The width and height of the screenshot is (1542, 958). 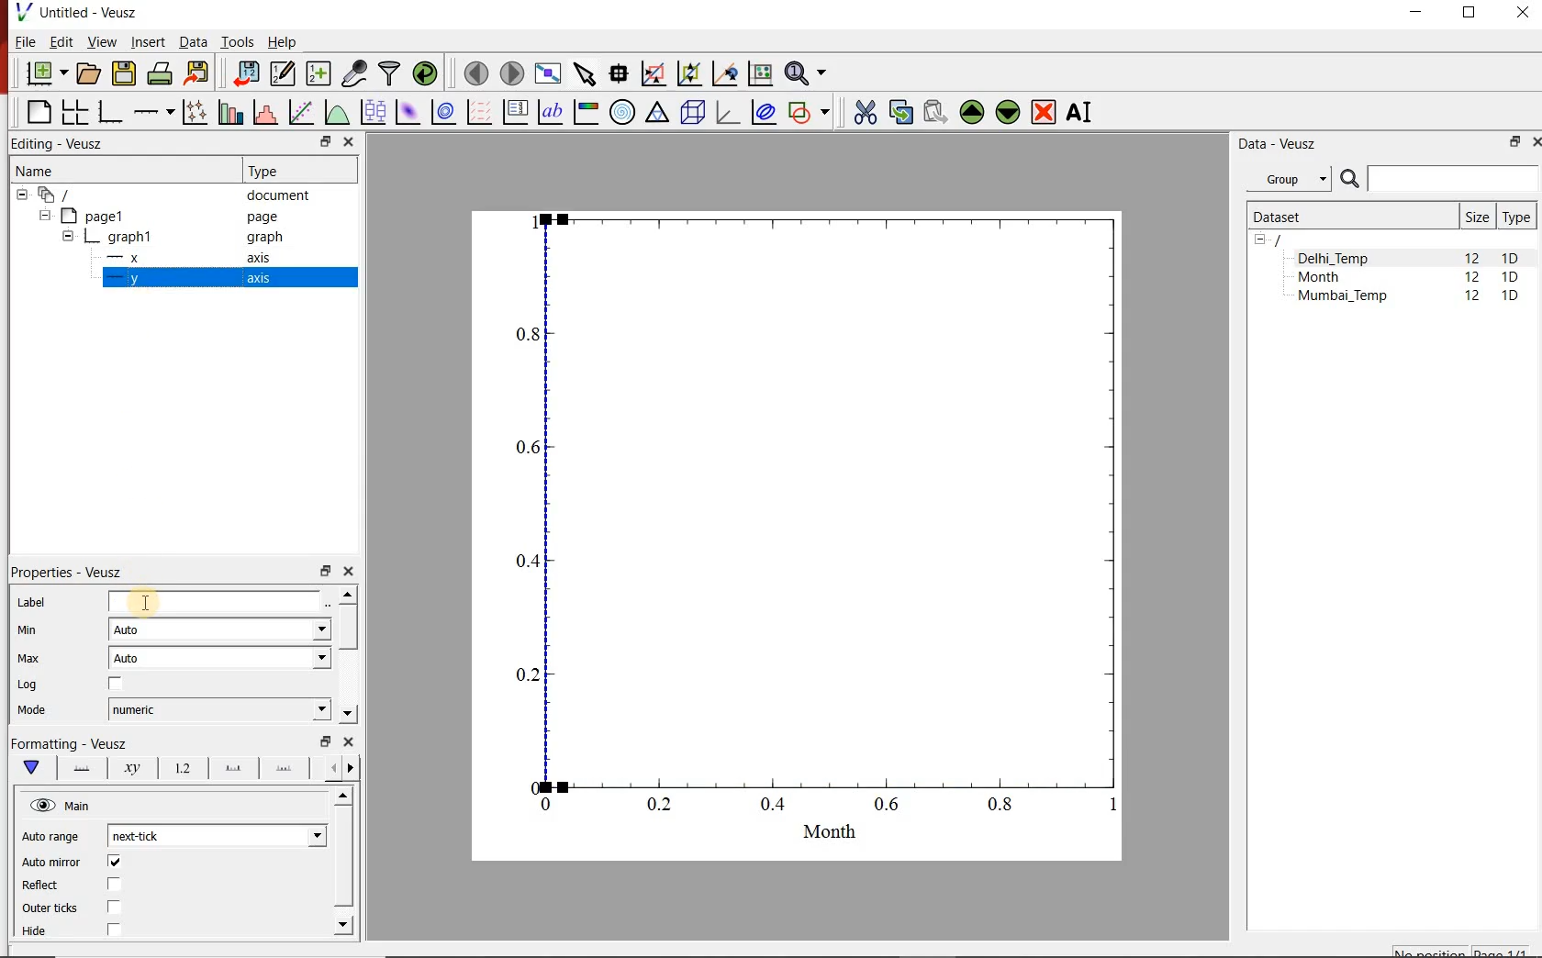 What do you see at coordinates (283, 41) in the screenshot?
I see `Help` at bounding box center [283, 41].